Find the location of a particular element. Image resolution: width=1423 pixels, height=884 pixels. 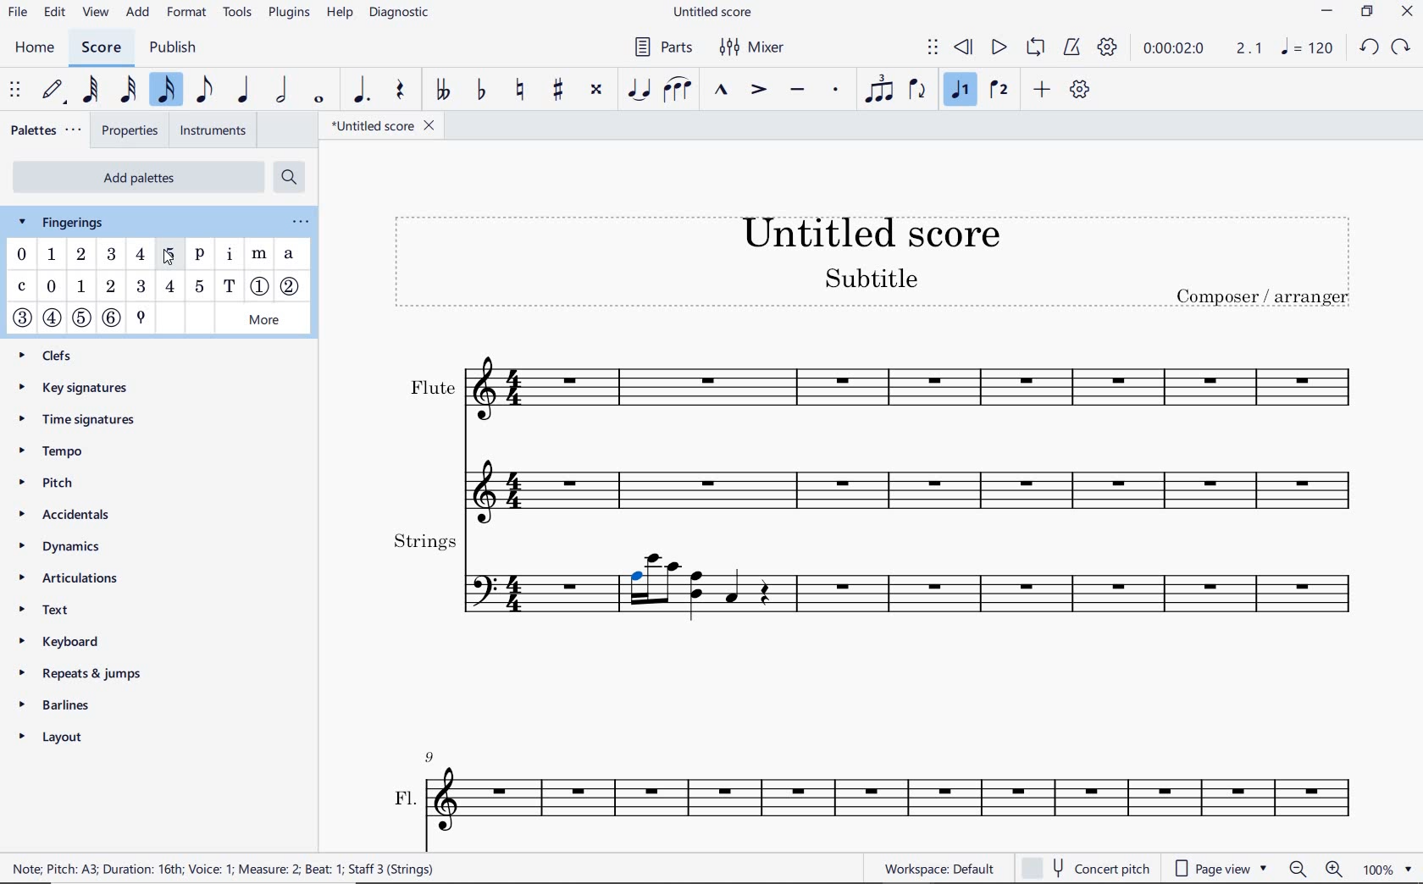

flute is located at coordinates (875, 428).